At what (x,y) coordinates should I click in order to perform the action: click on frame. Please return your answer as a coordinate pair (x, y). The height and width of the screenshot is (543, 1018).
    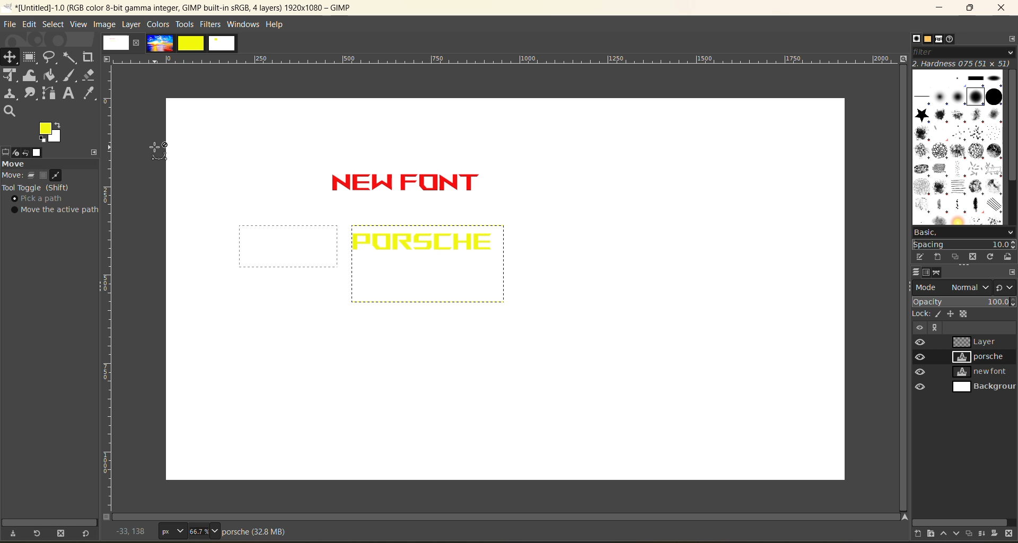
    Looking at the image, I should click on (31, 58).